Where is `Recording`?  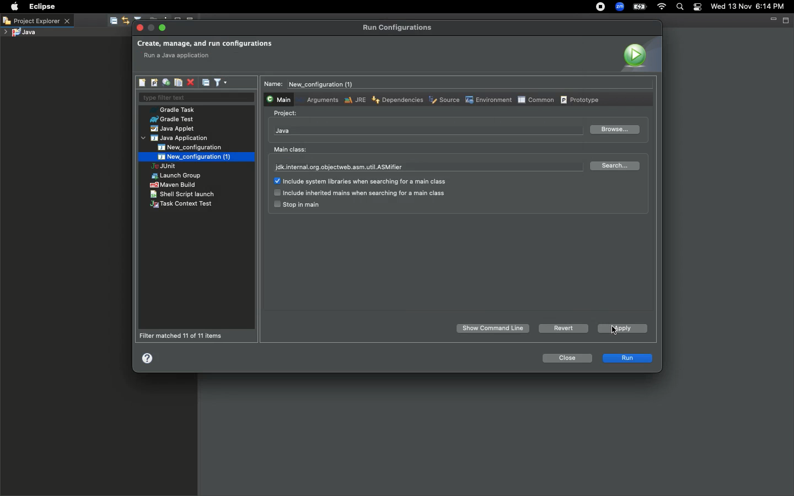 Recording is located at coordinates (600, 7).